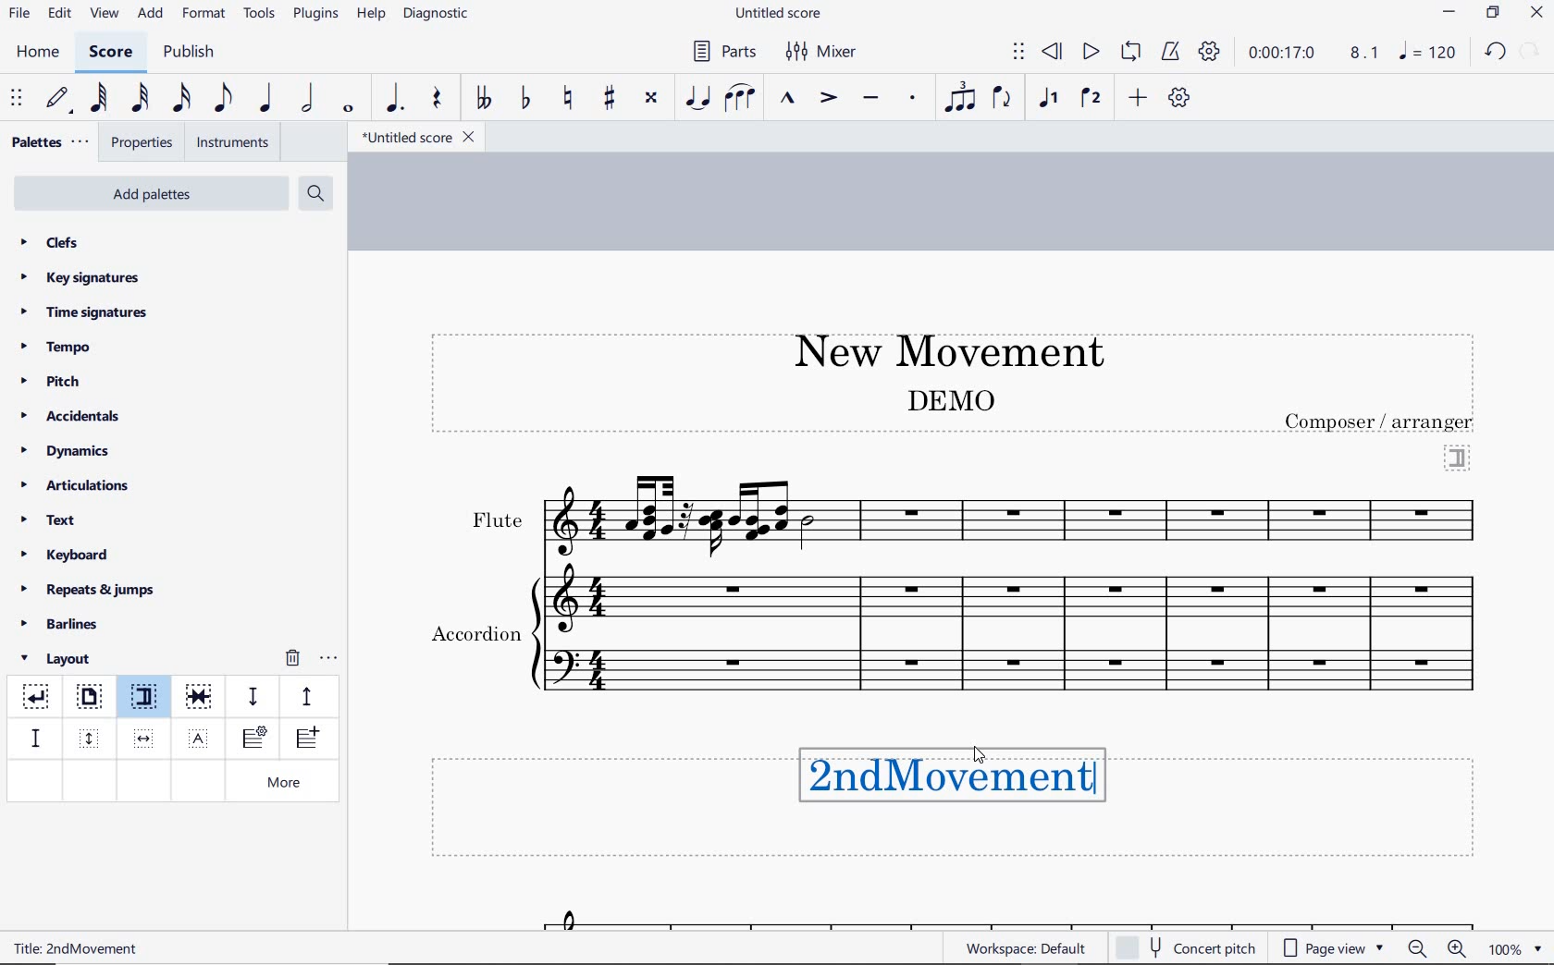  Describe the element at coordinates (154, 197) in the screenshot. I see `add palettes` at that location.